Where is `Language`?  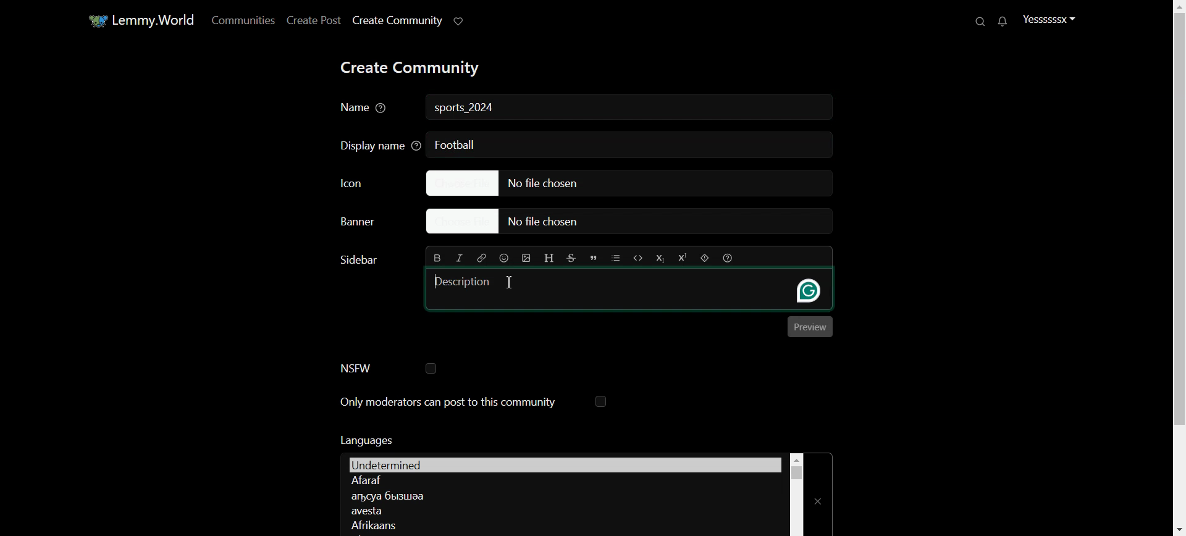
Language is located at coordinates (563, 481).